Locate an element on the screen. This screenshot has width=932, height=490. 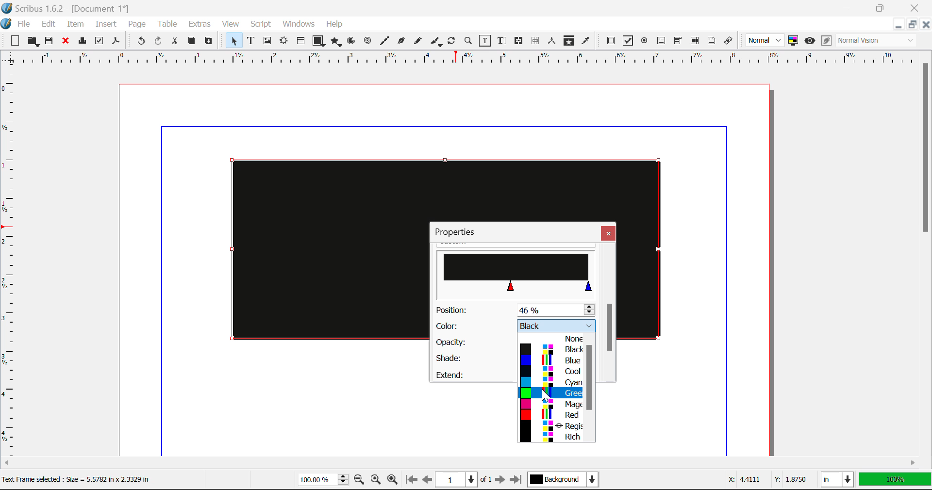
PDF Checkbox is located at coordinates (627, 41).